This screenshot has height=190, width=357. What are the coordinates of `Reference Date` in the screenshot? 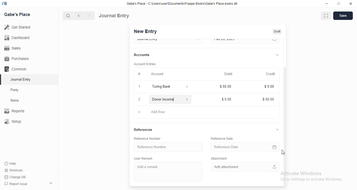 It's located at (222, 138).